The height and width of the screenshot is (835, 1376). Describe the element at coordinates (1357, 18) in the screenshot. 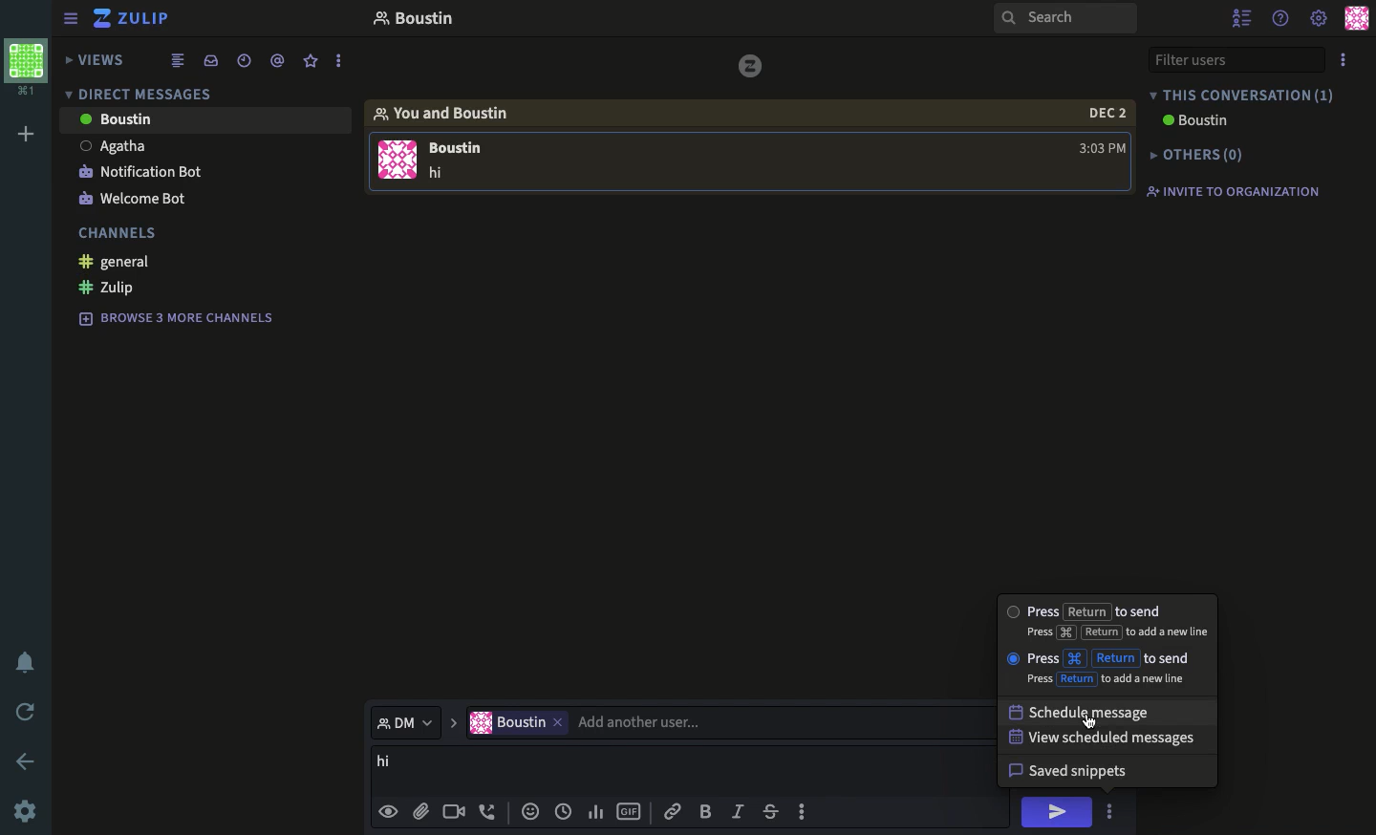

I see `user profile` at that location.